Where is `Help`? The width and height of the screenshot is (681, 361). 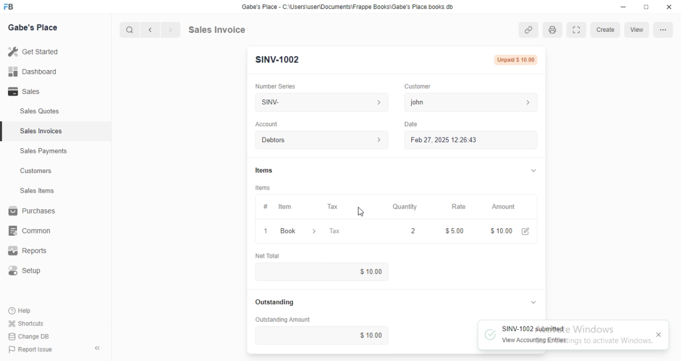 Help is located at coordinates (23, 311).